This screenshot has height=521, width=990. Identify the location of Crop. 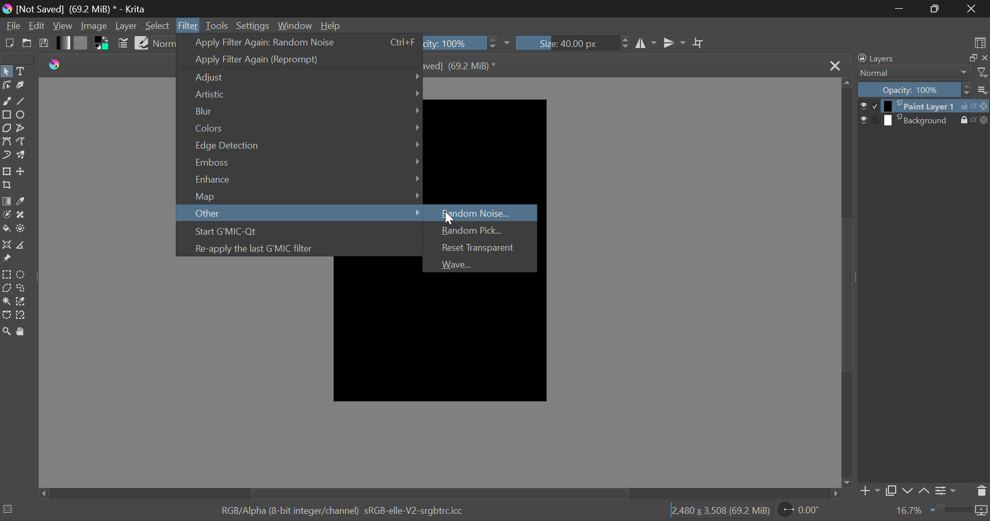
(699, 43).